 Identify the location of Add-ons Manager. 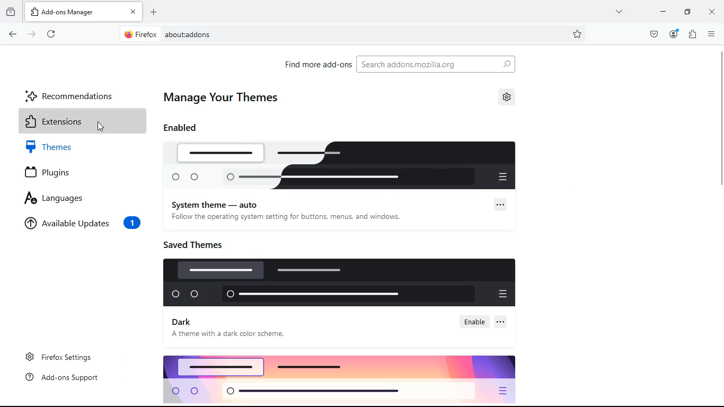
(75, 12).